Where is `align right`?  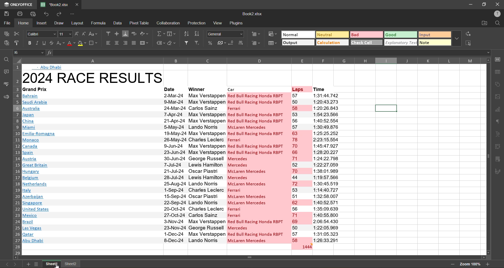 align right is located at coordinates (125, 43).